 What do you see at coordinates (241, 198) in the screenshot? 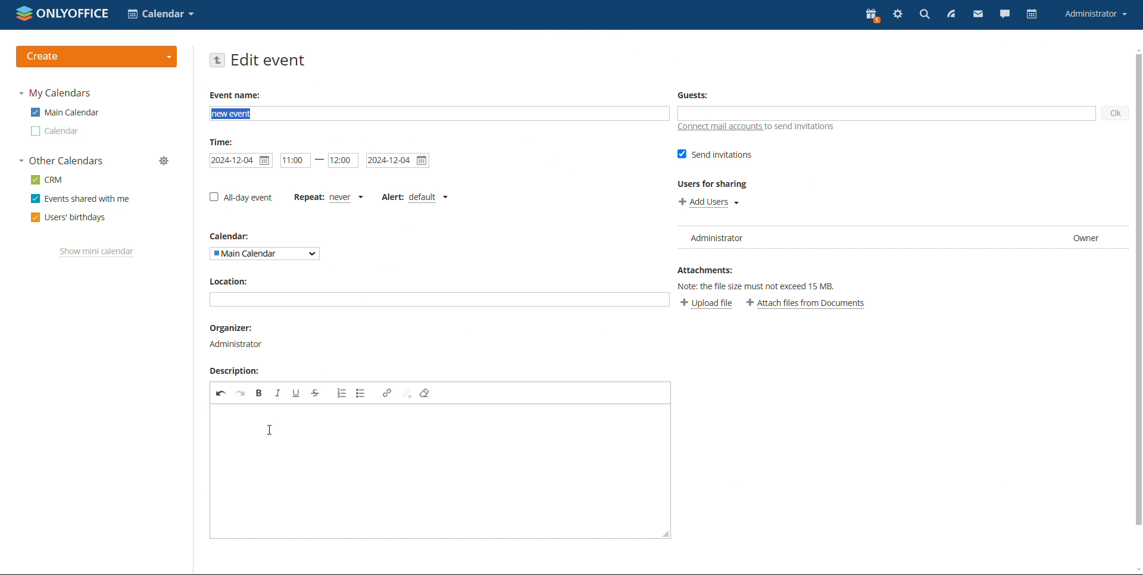
I see `all-day event checkbox` at bounding box center [241, 198].